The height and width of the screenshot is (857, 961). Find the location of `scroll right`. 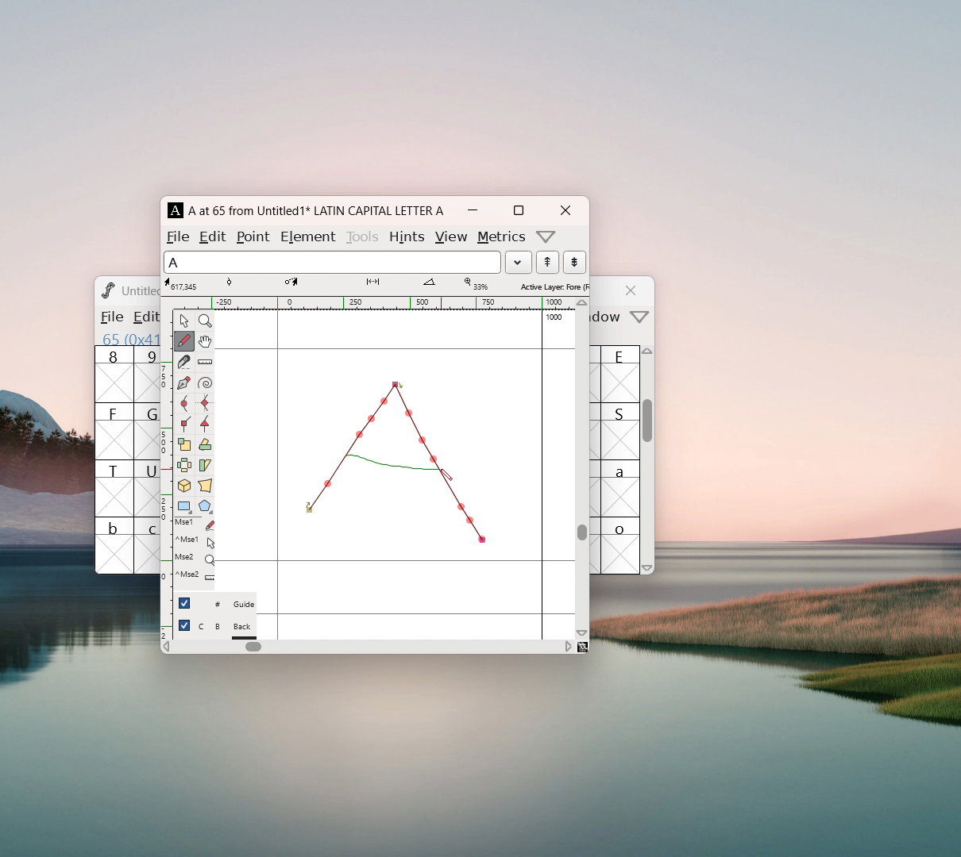

scroll right is located at coordinates (568, 646).